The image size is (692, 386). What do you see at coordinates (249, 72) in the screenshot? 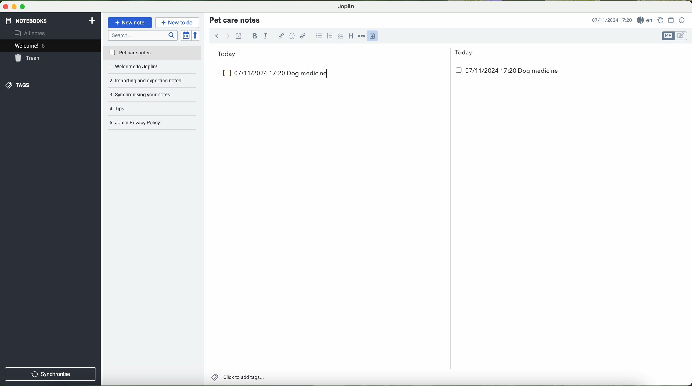
I see `inputs` at bounding box center [249, 72].